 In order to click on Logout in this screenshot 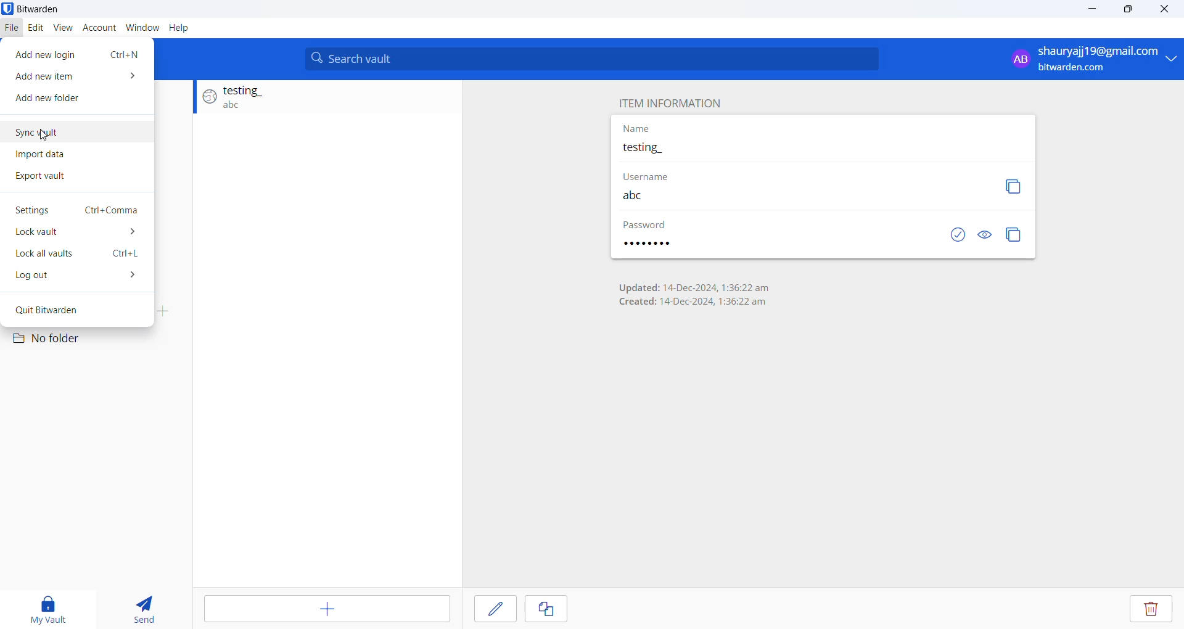, I will do `click(76, 277)`.